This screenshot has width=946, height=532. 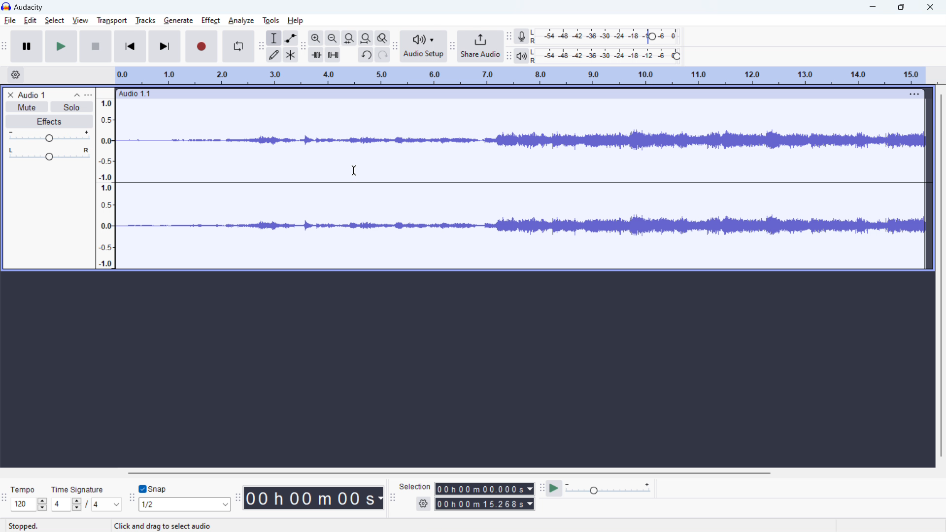 What do you see at coordinates (274, 38) in the screenshot?
I see `selection tool` at bounding box center [274, 38].